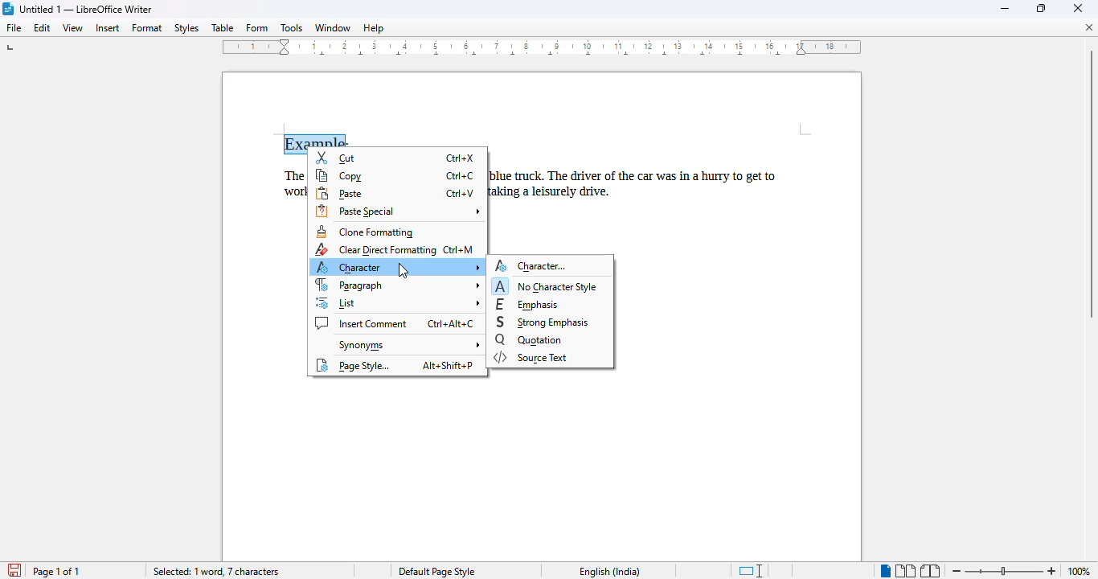  What do you see at coordinates (398, 303) in the screenshot?
I see `list` at bounding box center [398, 303].